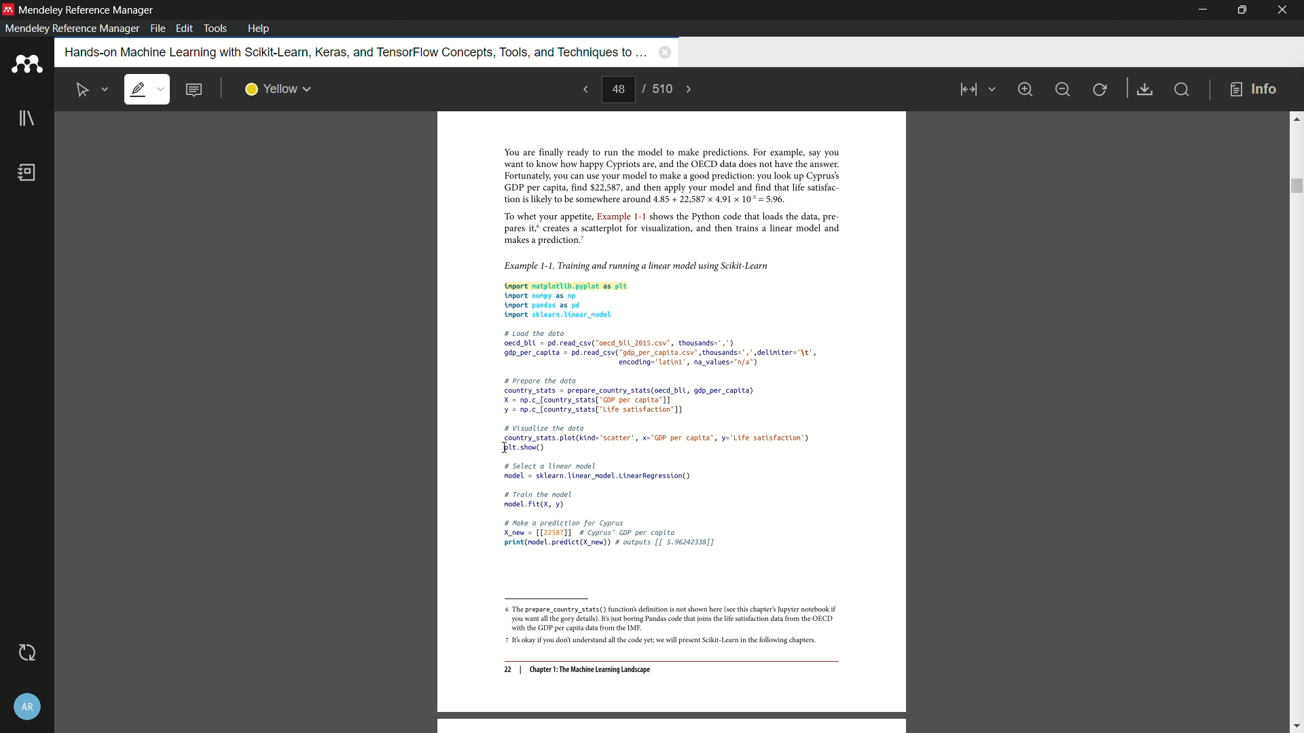 This screenshot has width=1304, height=733. I want to click on account and settings, so click(28, 708).